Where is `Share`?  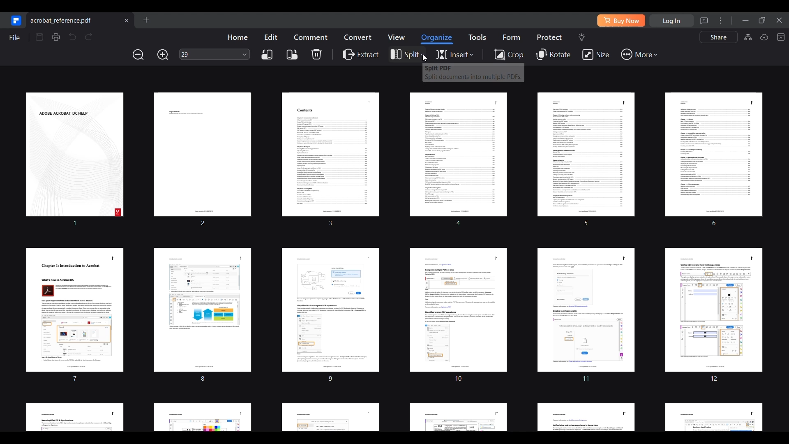 Share is located at coordinates (719, 37).